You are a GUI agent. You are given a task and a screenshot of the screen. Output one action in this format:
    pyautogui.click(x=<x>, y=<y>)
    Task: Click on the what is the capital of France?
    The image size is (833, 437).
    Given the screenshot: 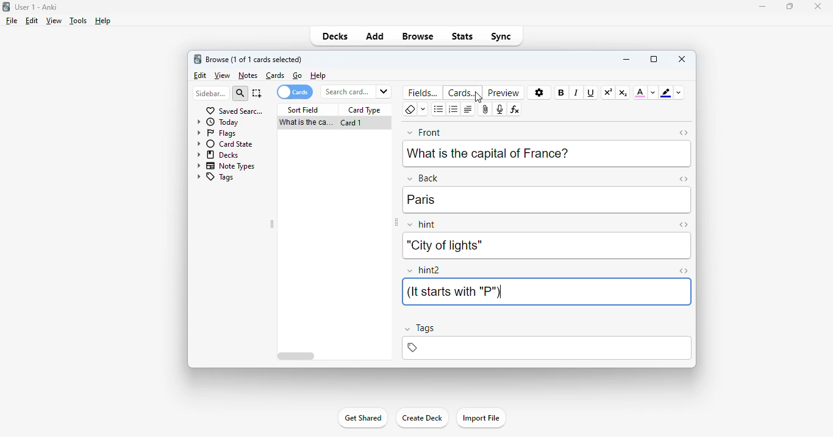 What is the action you would take?
    pyautogui.click(x=304, y=123)
    